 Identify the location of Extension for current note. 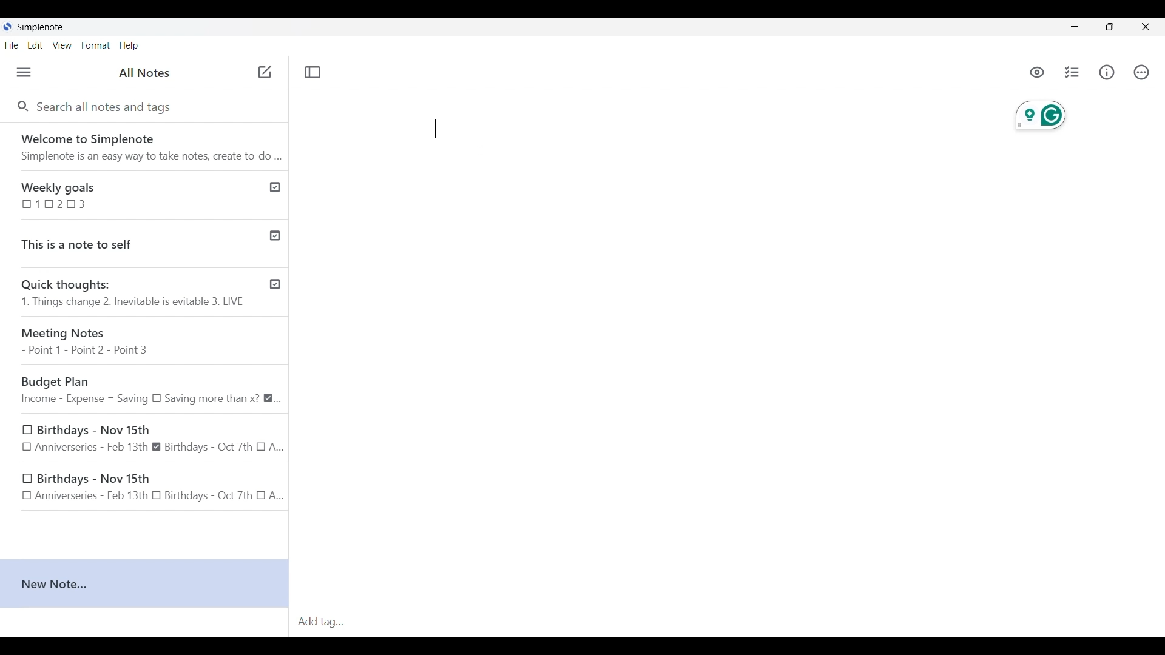
(1039, 114).